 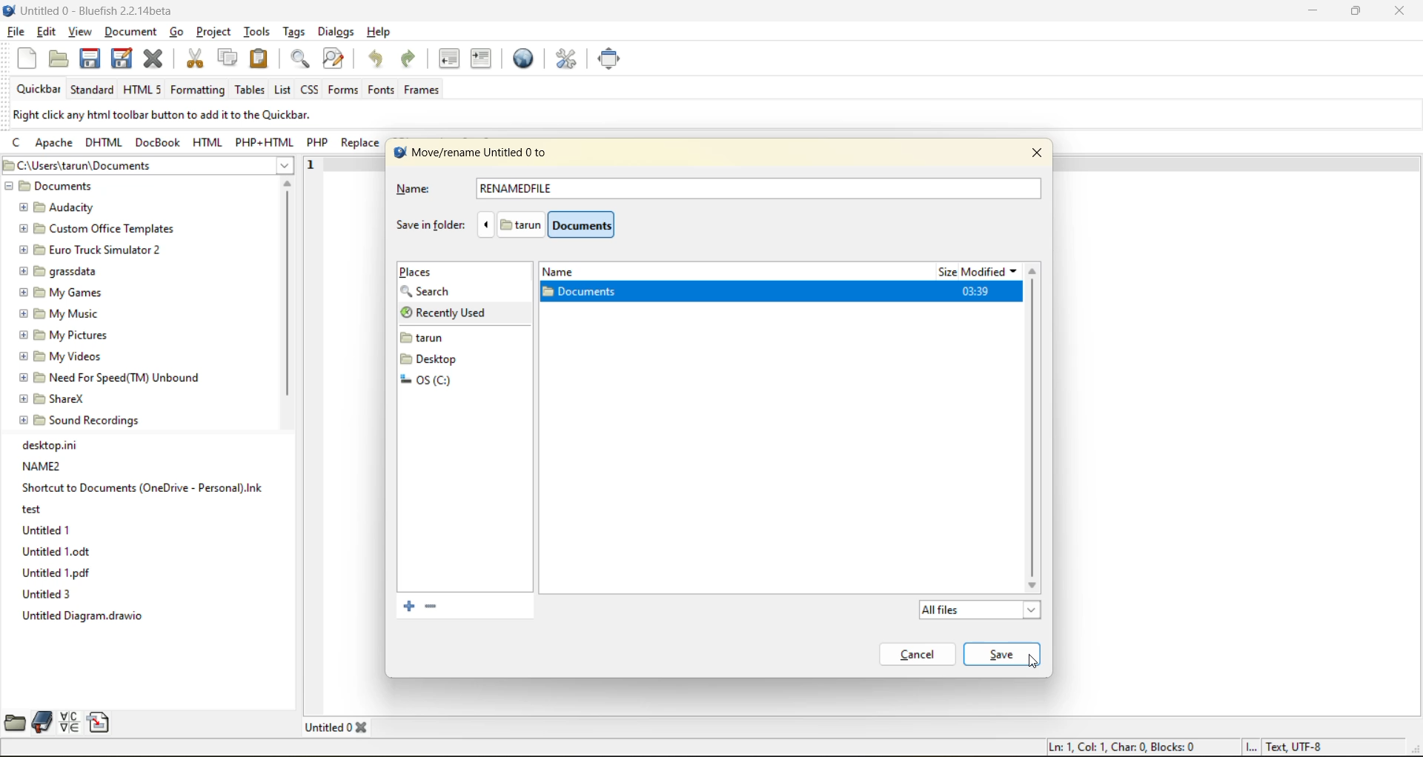 I want to click on save, so click(x=90, y=59).